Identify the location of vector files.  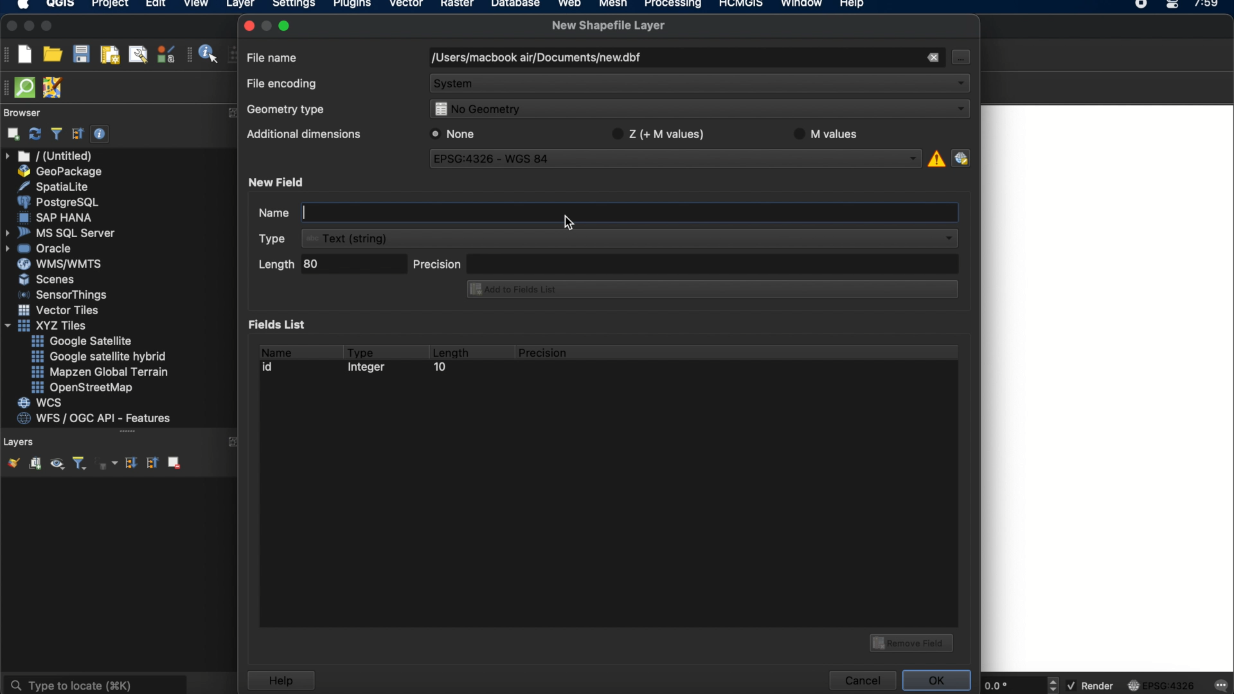
(60, 310).